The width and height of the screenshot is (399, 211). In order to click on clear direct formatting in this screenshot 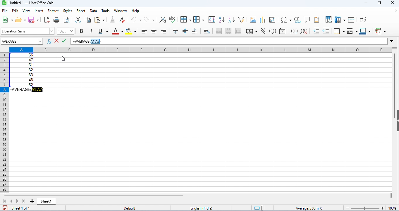, I will do `click(123, 20)`.